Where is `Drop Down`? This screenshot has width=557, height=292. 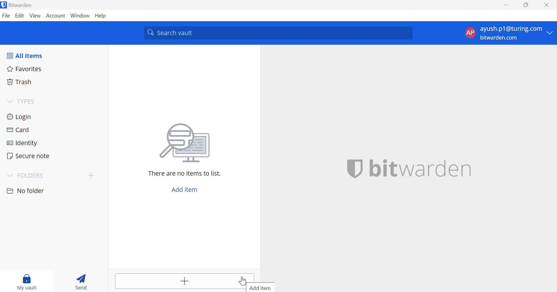
Drop Down is located at coordinates (10, 102).